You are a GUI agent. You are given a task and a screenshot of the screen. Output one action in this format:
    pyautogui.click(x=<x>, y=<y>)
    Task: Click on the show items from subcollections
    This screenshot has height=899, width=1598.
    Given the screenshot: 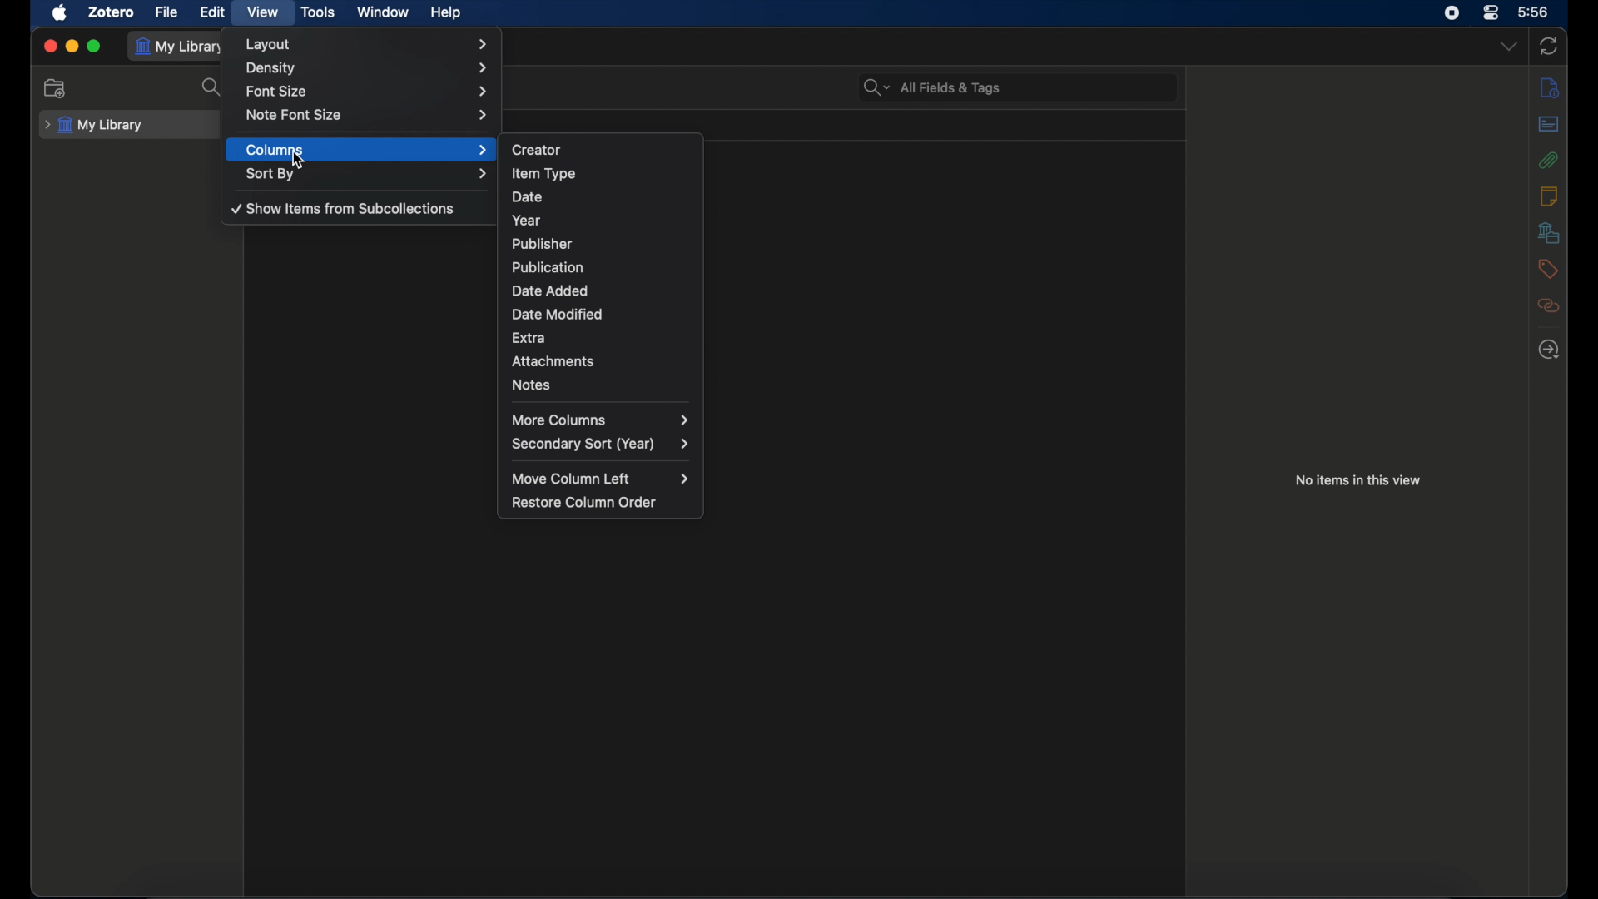 What is the action you would take?
    pyautogui.click(x=343, y=210)
    